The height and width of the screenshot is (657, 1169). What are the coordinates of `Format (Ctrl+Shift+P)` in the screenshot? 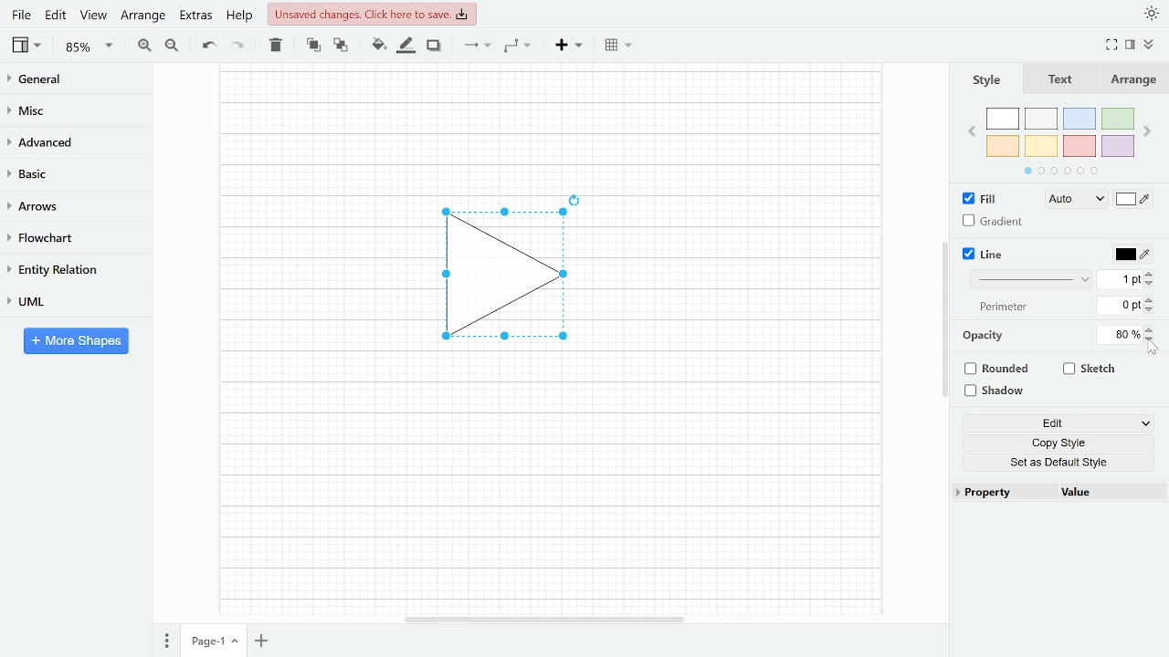 It's located at (1131, 46).